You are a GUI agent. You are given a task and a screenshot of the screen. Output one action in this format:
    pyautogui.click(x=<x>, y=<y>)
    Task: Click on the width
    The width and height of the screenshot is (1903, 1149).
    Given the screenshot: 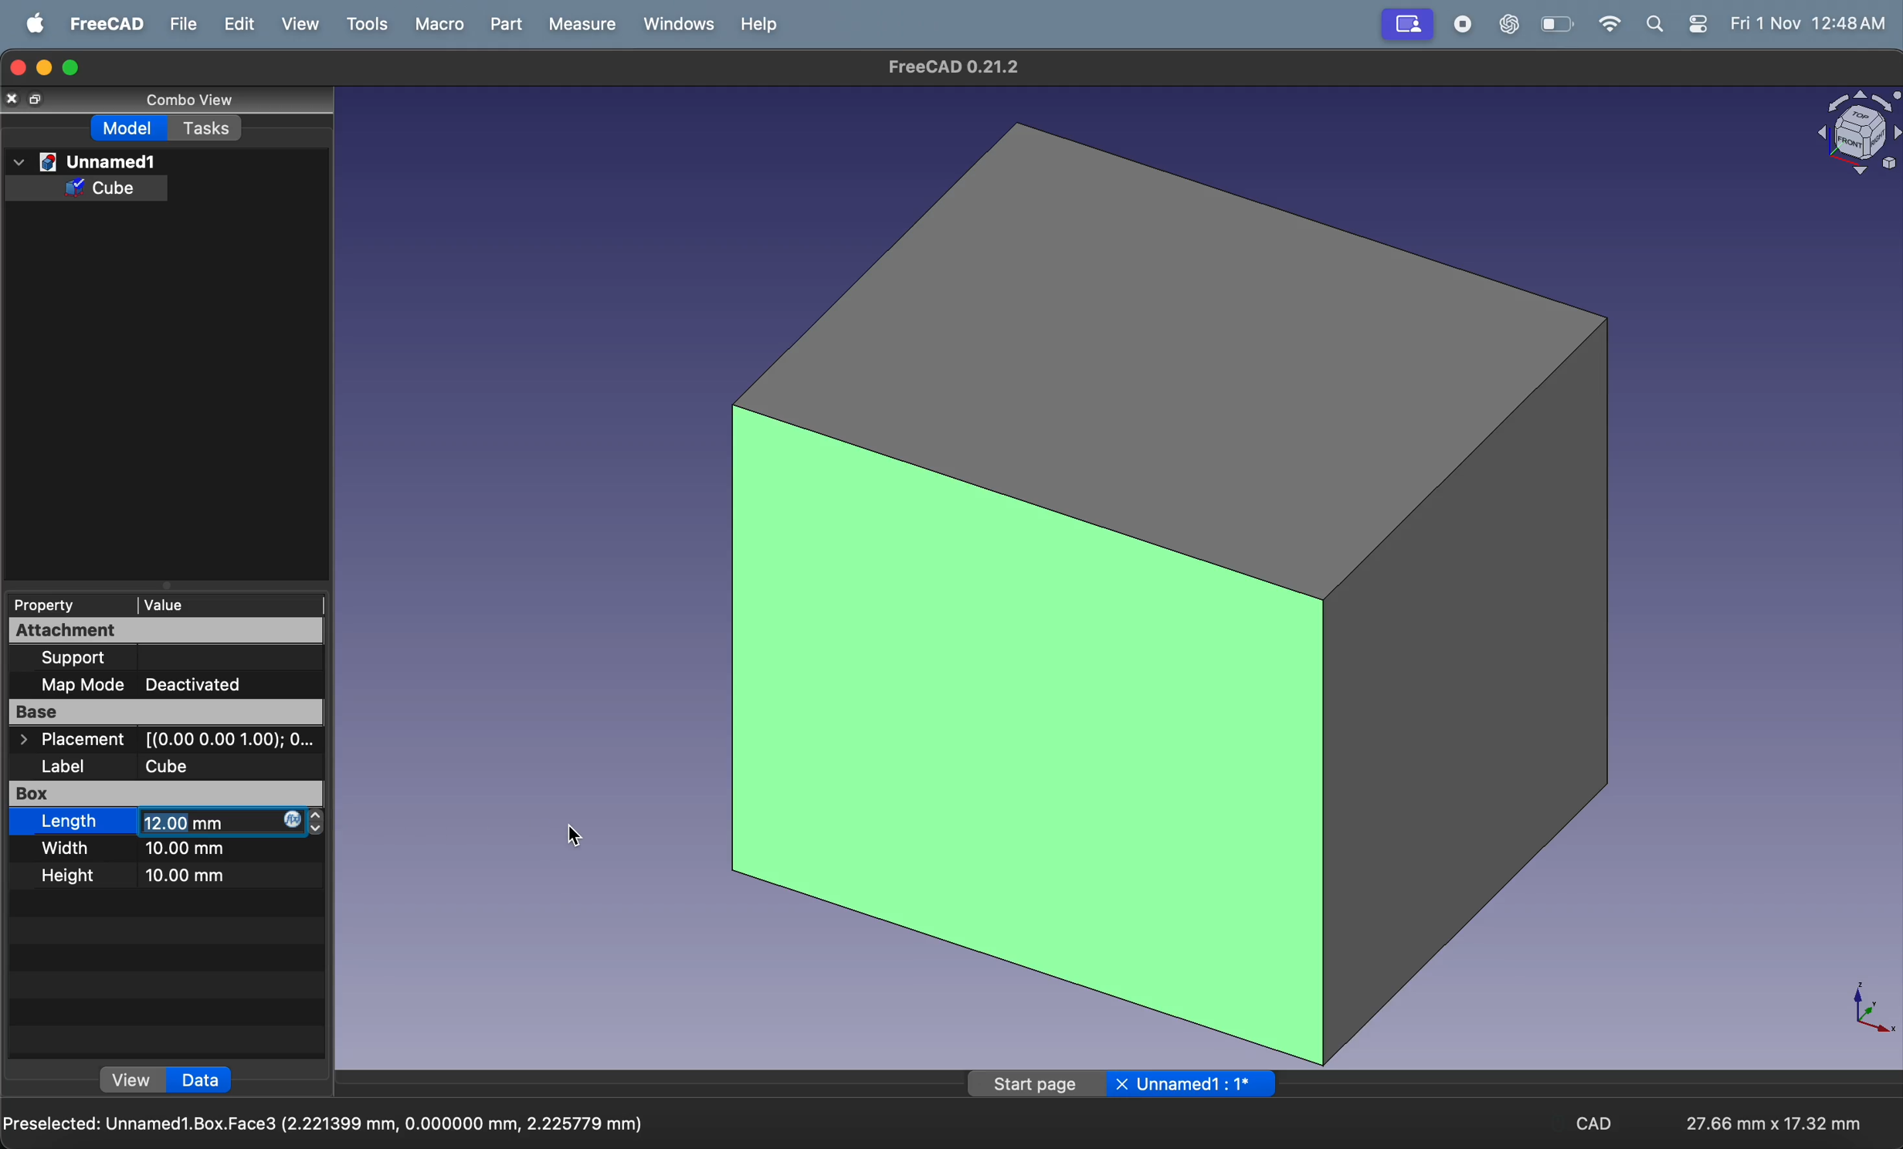 What is the action you would take?
    pyautogui.click(x=70, y=848)
    